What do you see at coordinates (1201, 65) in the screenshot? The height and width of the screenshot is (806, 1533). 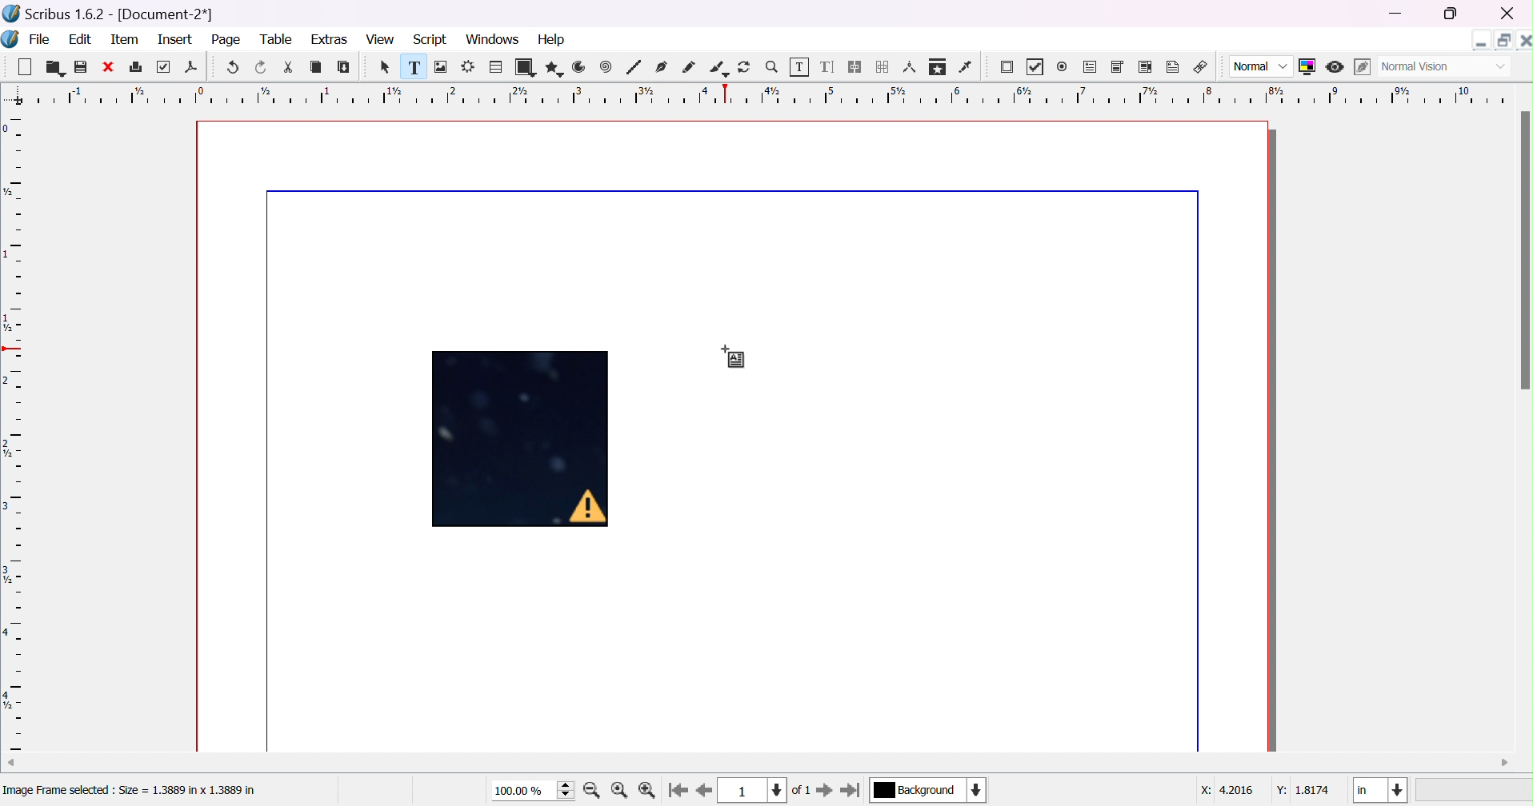 I see `link annotation` at bounding box center [1201, 65].